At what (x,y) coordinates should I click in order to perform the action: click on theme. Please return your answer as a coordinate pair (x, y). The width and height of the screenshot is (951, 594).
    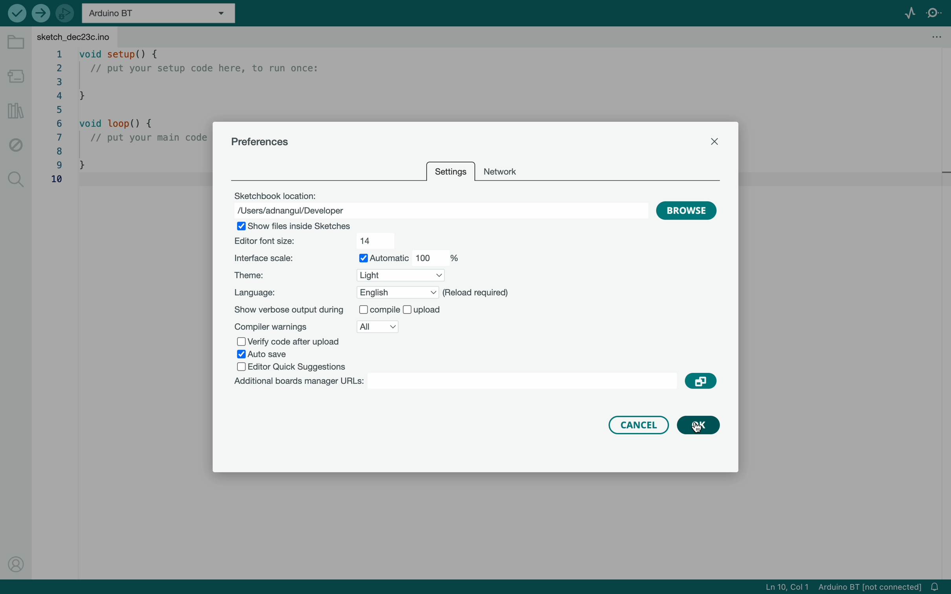
    Looking at the image, I should click on (343, 275).